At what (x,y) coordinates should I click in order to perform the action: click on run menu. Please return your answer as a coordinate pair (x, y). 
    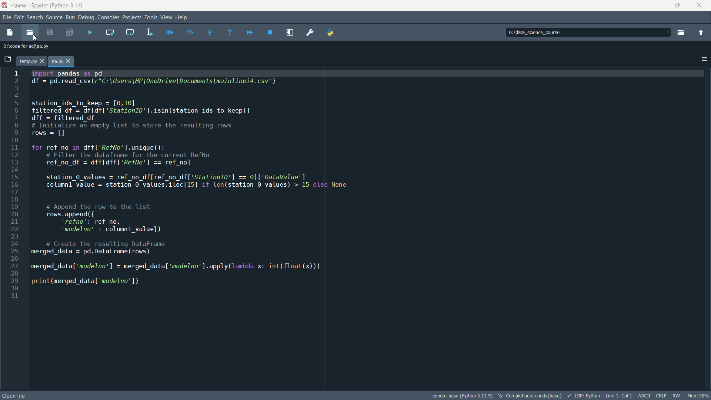
    Looking at the image, I should click on (70, 17).